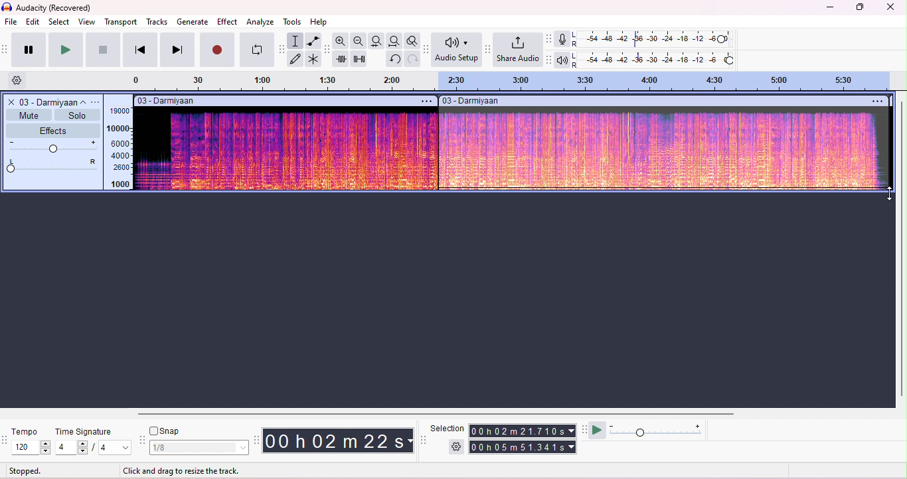 This screenshot has height=479, width=907. What do you see at coordinates (489, 49) in the screenshot?
I see `share audio tool bar` at bounding box center [489, 49].